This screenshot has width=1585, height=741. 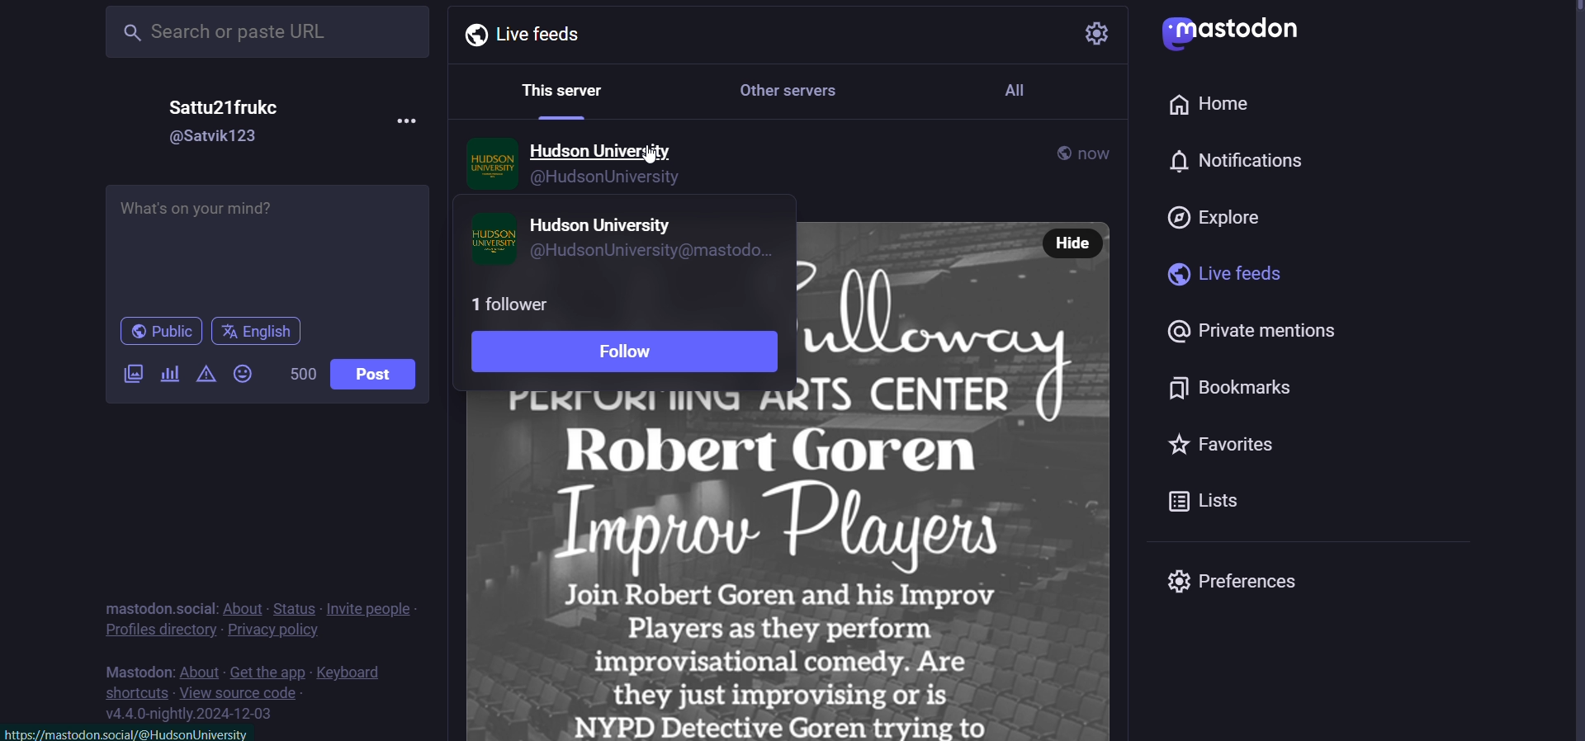 What do you see at coordinates (490, 166) in the screenshot?
I see `profile picture` at bounding box center [490, 166].